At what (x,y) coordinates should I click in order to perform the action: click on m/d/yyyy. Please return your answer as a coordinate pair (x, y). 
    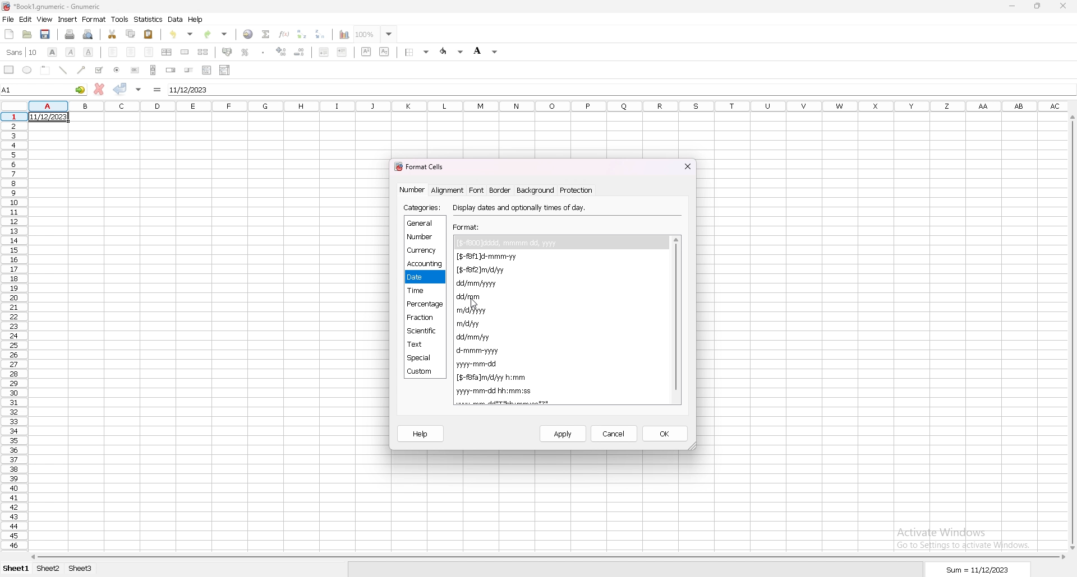
    Looking at the image, I should click on (471, 310).